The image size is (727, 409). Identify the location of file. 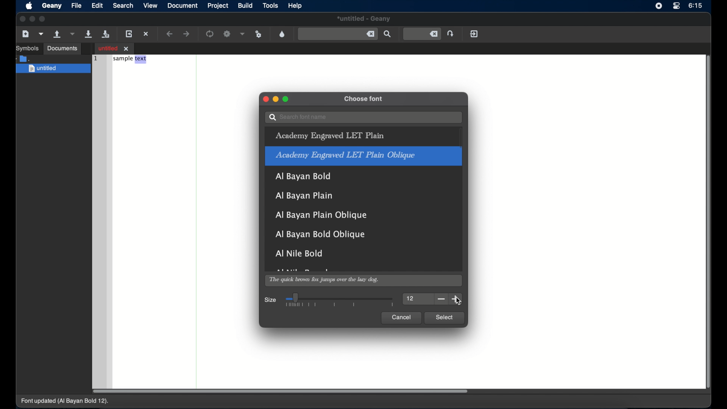
(76, 5).